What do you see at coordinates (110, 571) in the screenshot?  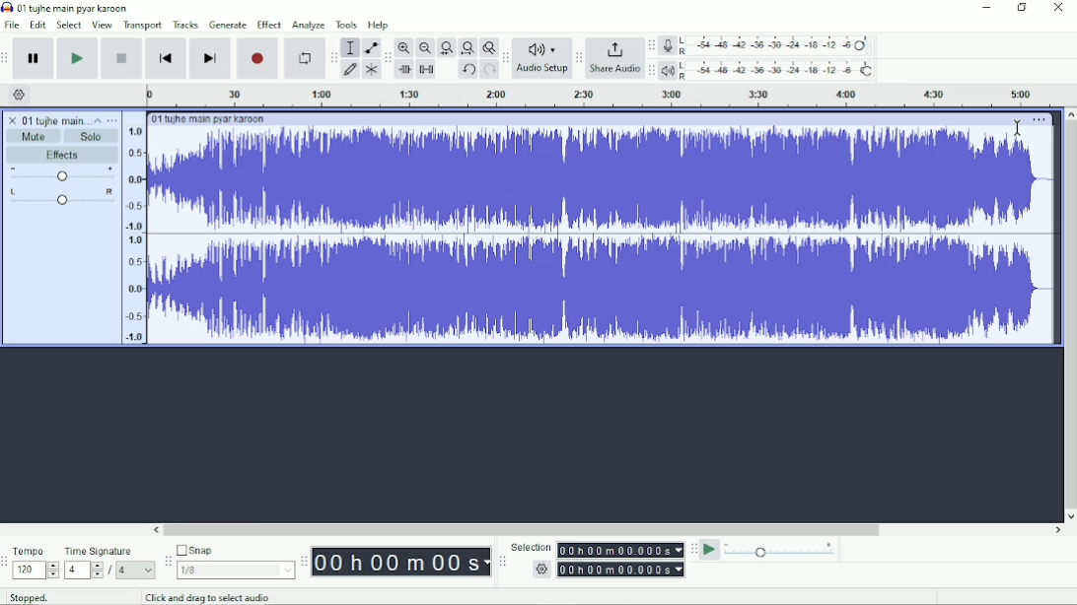 I see `/` at bounding box center [110, 571].